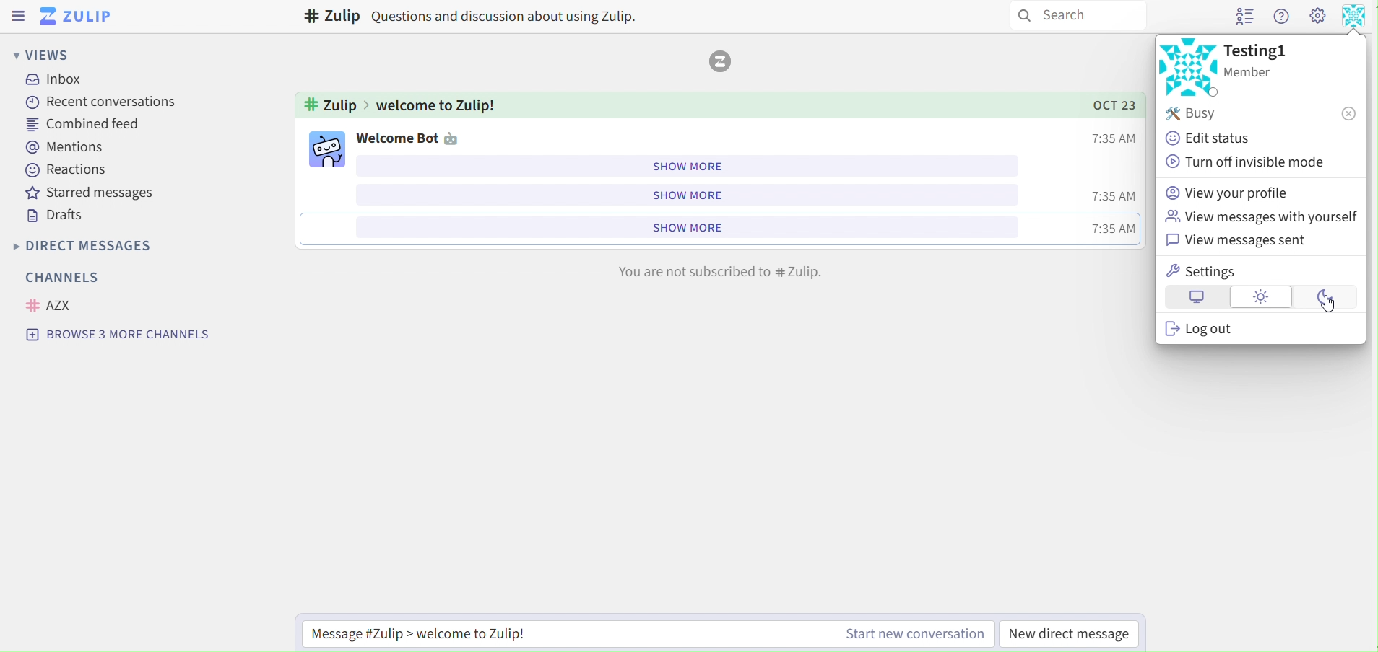 Image resolution: width=1378 pixels, height=652 pixels. Describe the element at coordinates (691, 166) in the screenshot. I see `show more` at that location.